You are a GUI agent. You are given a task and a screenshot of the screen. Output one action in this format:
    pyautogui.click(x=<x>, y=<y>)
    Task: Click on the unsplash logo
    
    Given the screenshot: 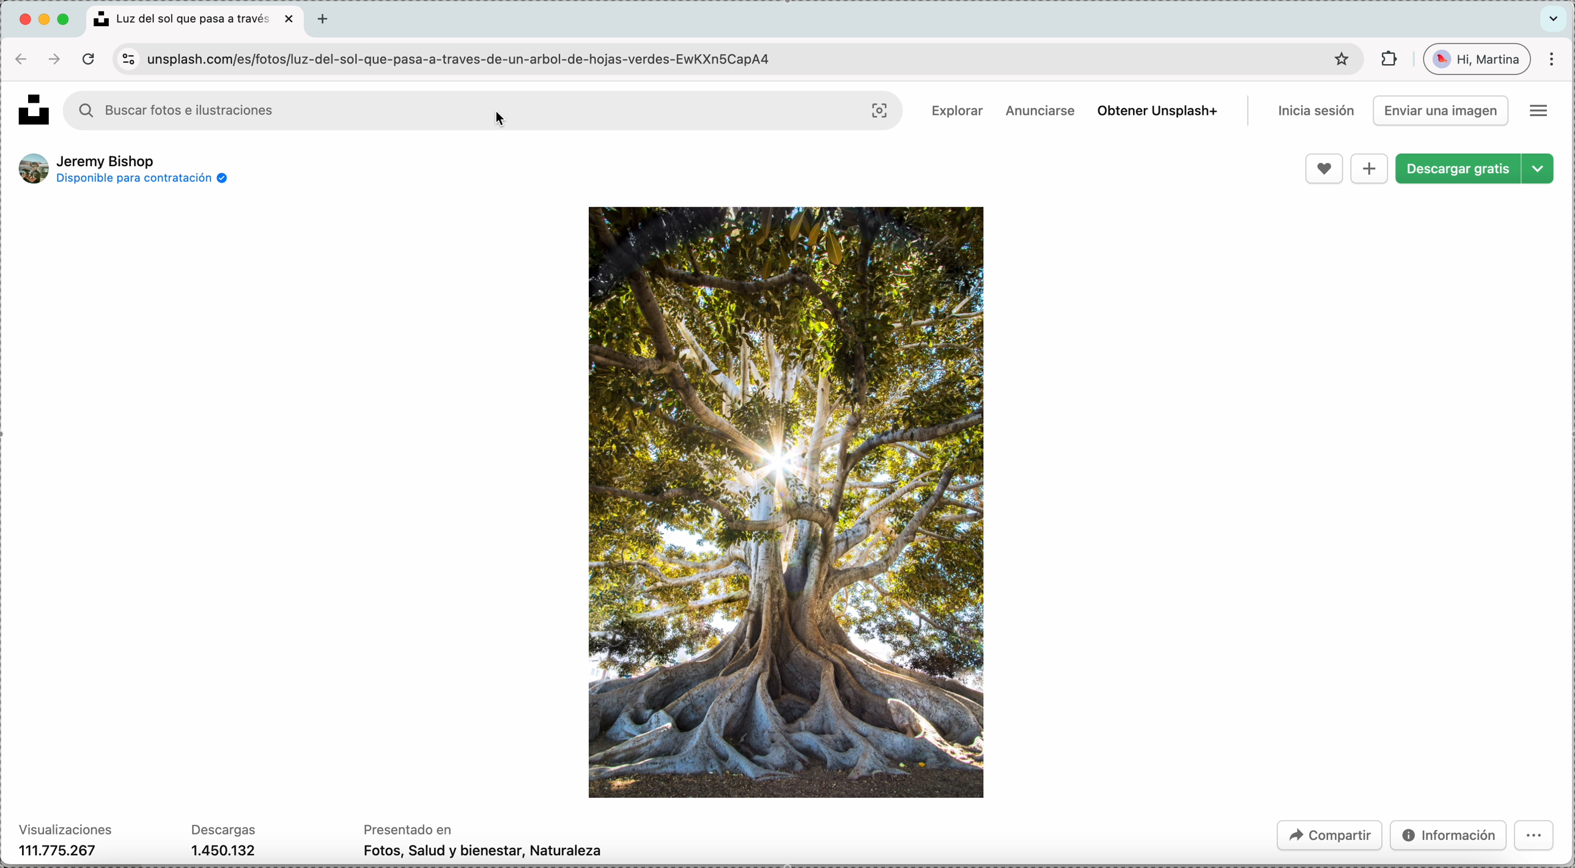 What is the action you would take?
    pyautogui.click(x=31, y=106)
    